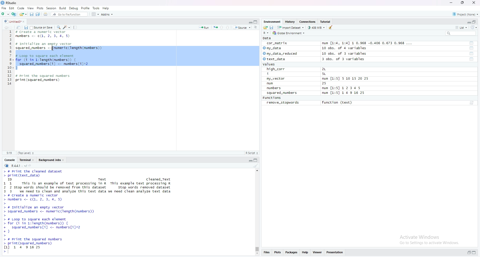 The height and width of the screenshot is (257, 480). I want to click on save workspace, so click(272, 27).